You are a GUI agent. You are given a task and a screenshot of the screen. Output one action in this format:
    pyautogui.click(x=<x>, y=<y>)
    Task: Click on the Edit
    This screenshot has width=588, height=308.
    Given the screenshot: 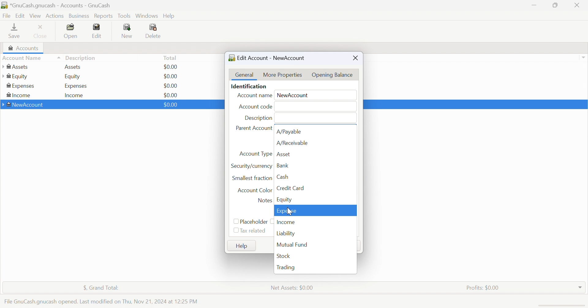 What is the action you would take?
    pyautogui.click(x=21, y=15)
    